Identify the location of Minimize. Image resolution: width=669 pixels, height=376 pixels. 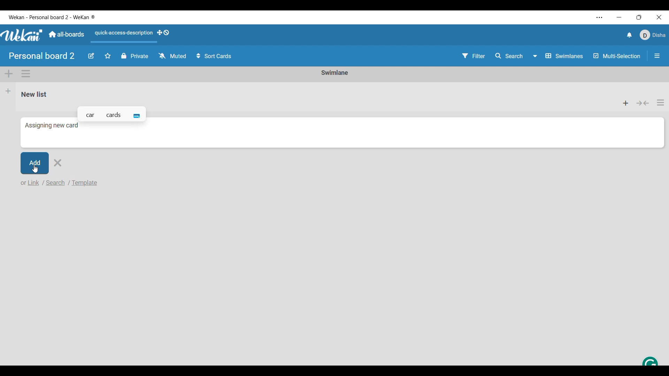
(619, 17).